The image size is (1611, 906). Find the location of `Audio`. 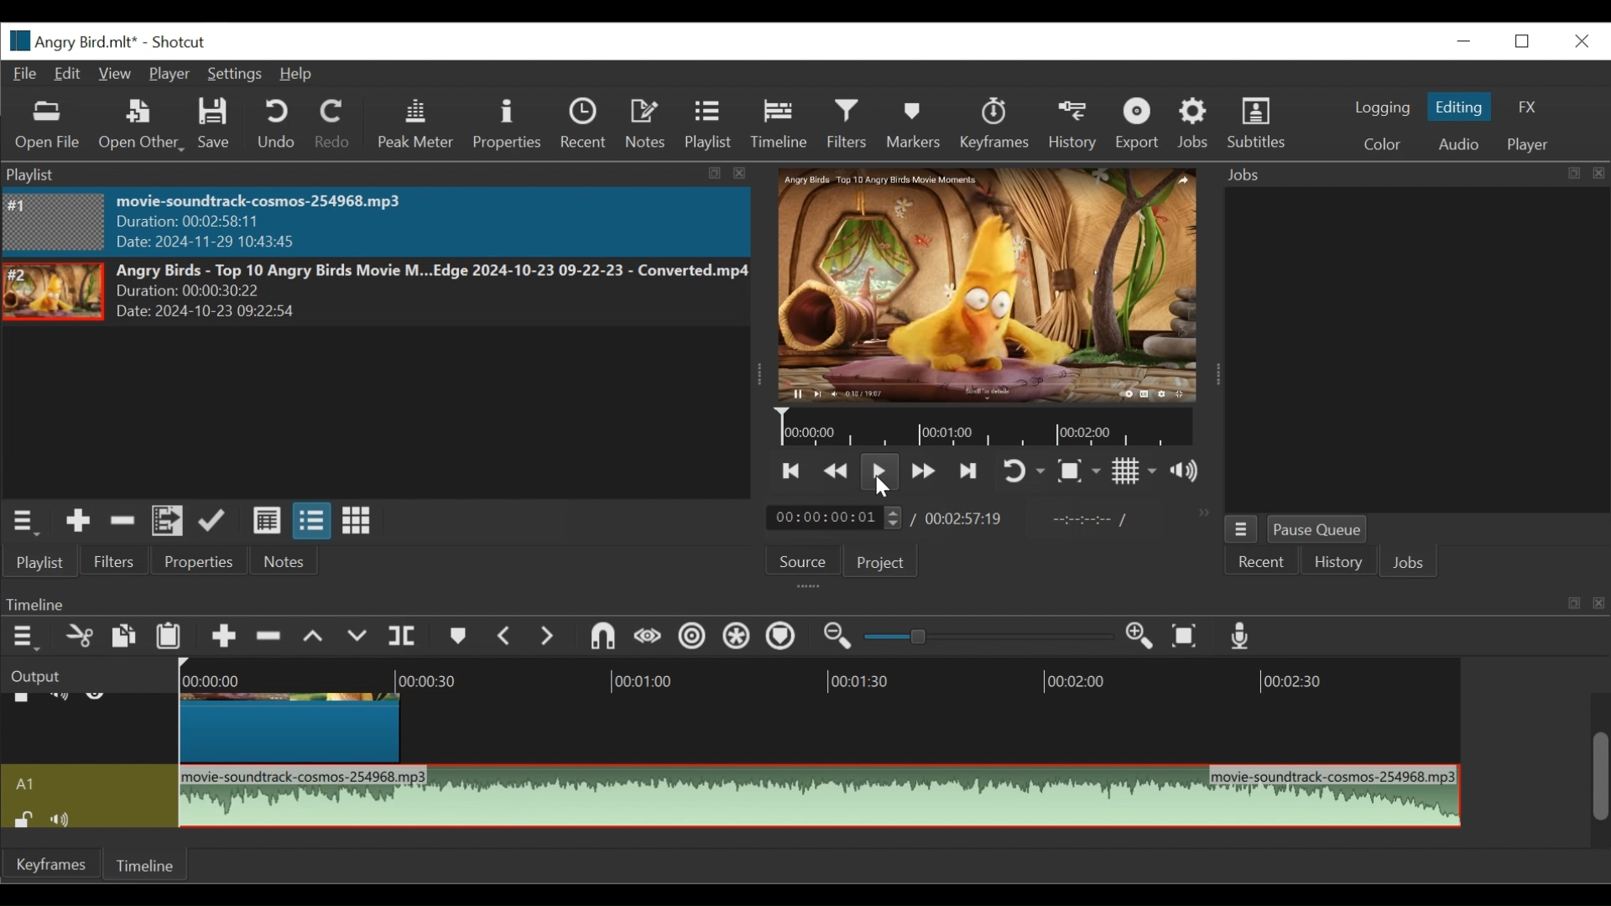

Audio is located at coordinates (1459, 143).